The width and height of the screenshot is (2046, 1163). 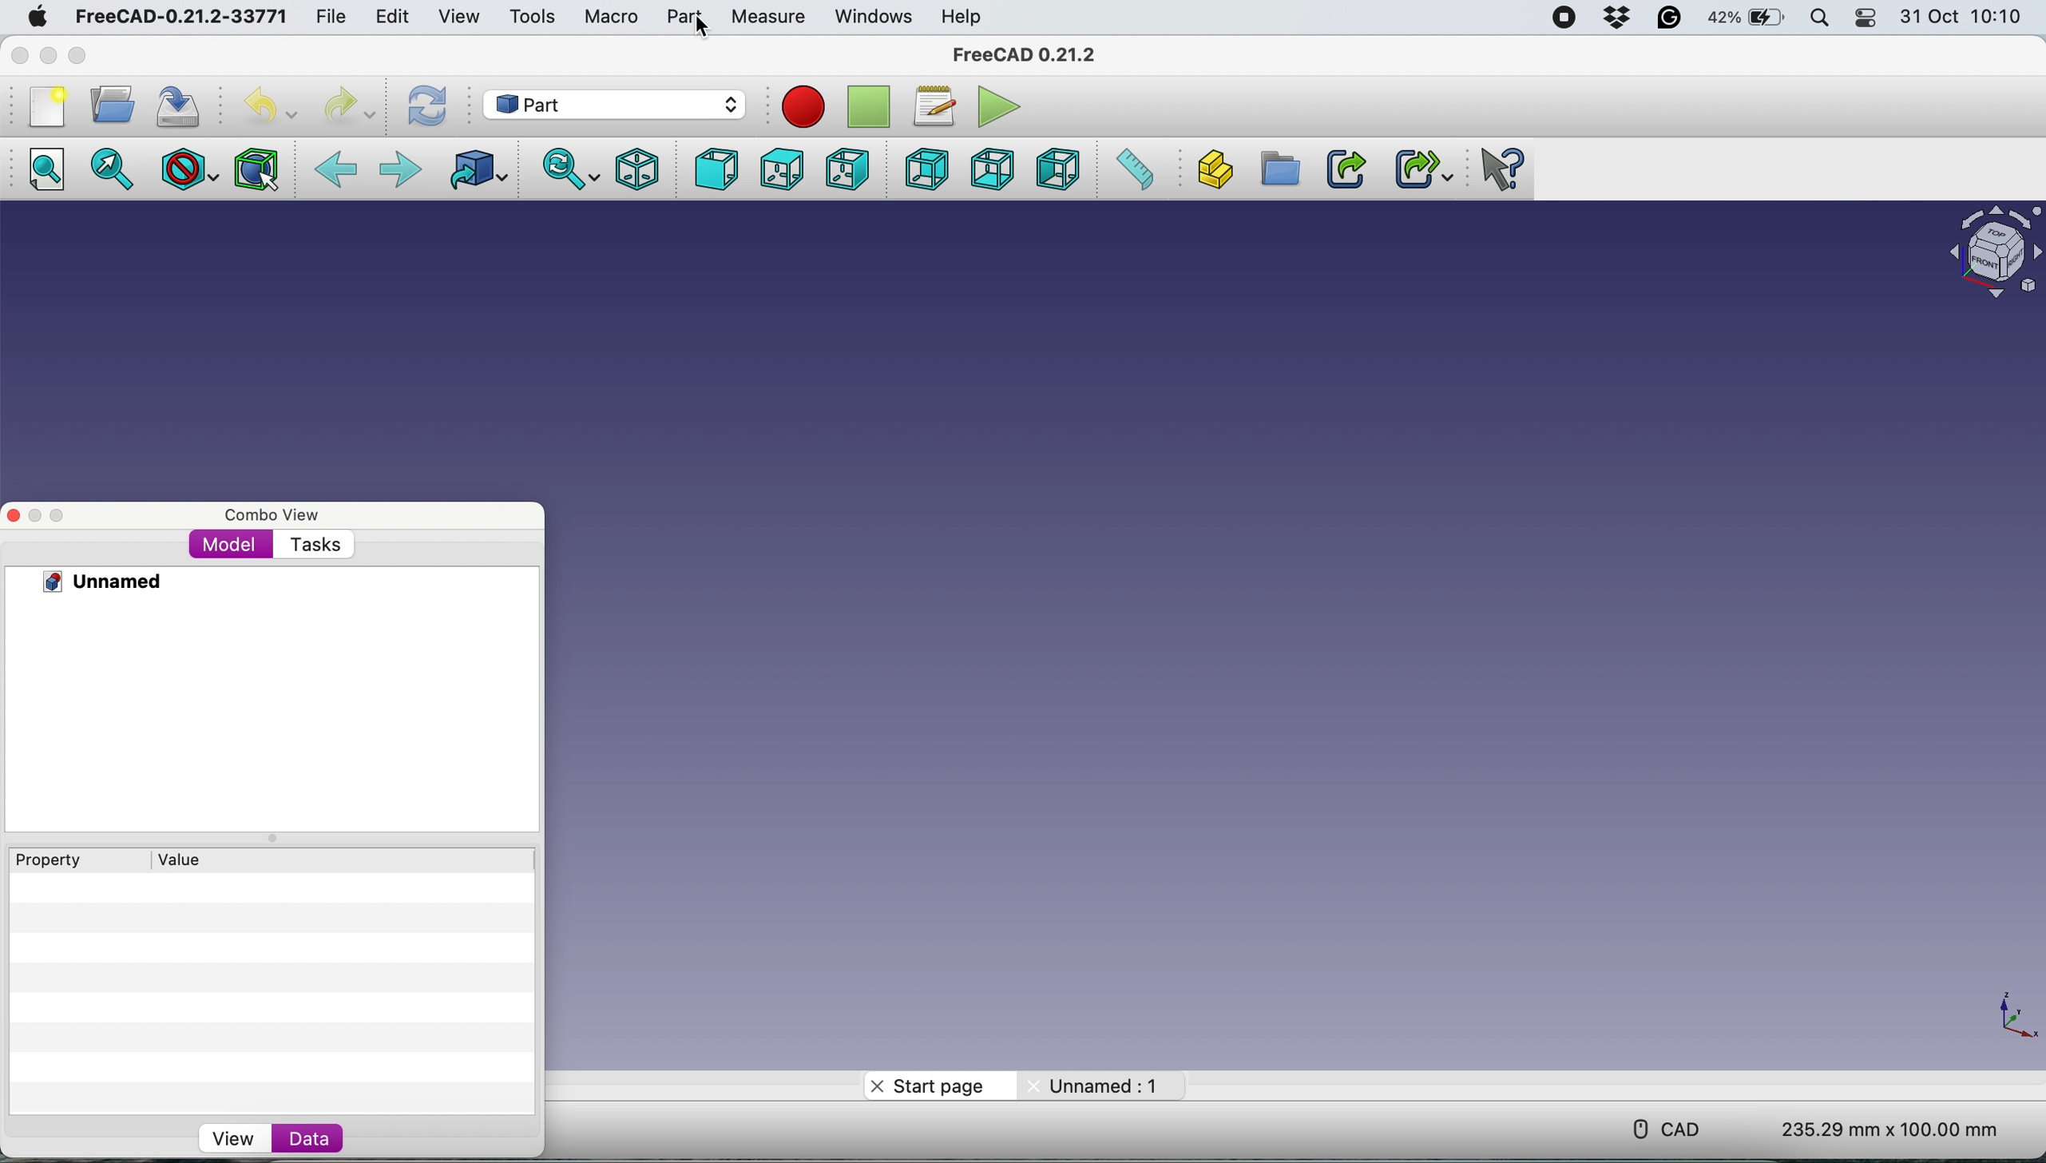 I want to click on Sync view, so click(x=571, y=166).